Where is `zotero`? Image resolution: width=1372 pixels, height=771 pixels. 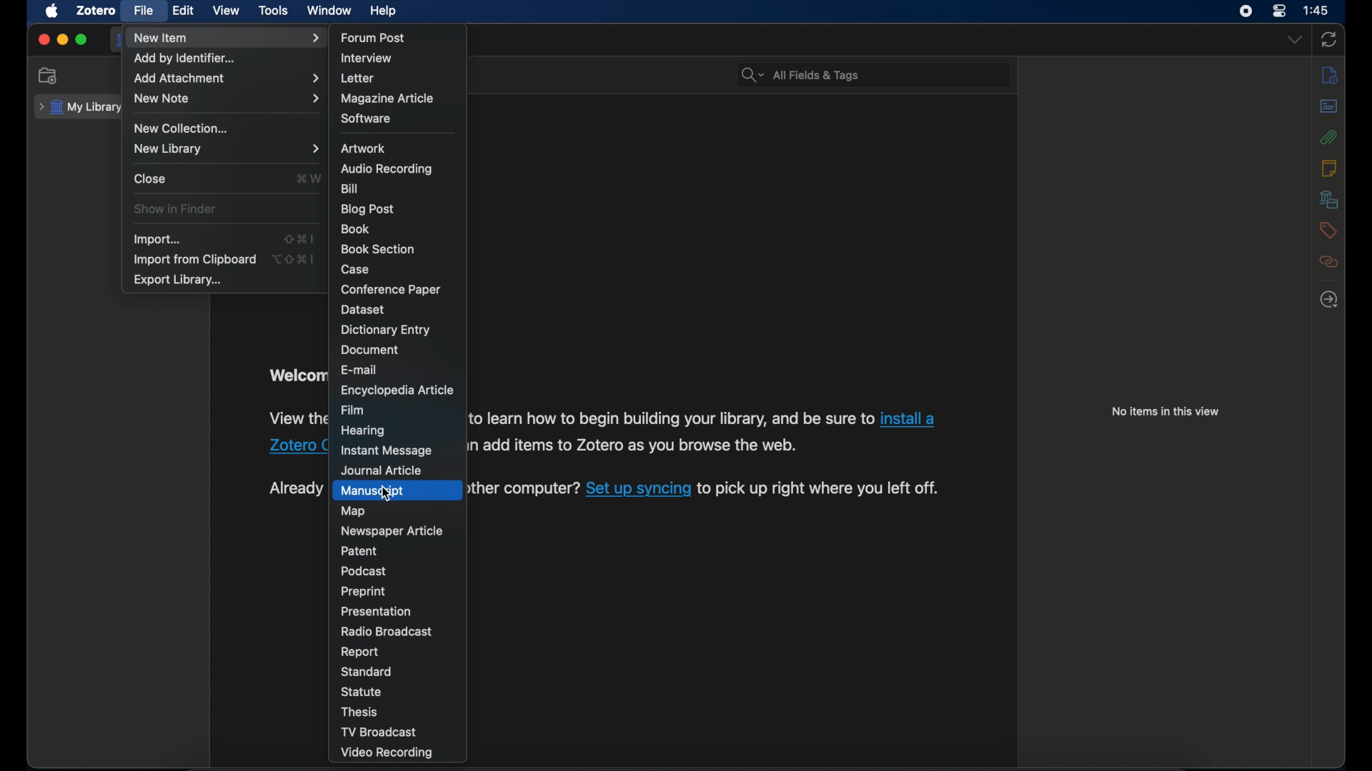 zotero is located at coordinates (97, 10).